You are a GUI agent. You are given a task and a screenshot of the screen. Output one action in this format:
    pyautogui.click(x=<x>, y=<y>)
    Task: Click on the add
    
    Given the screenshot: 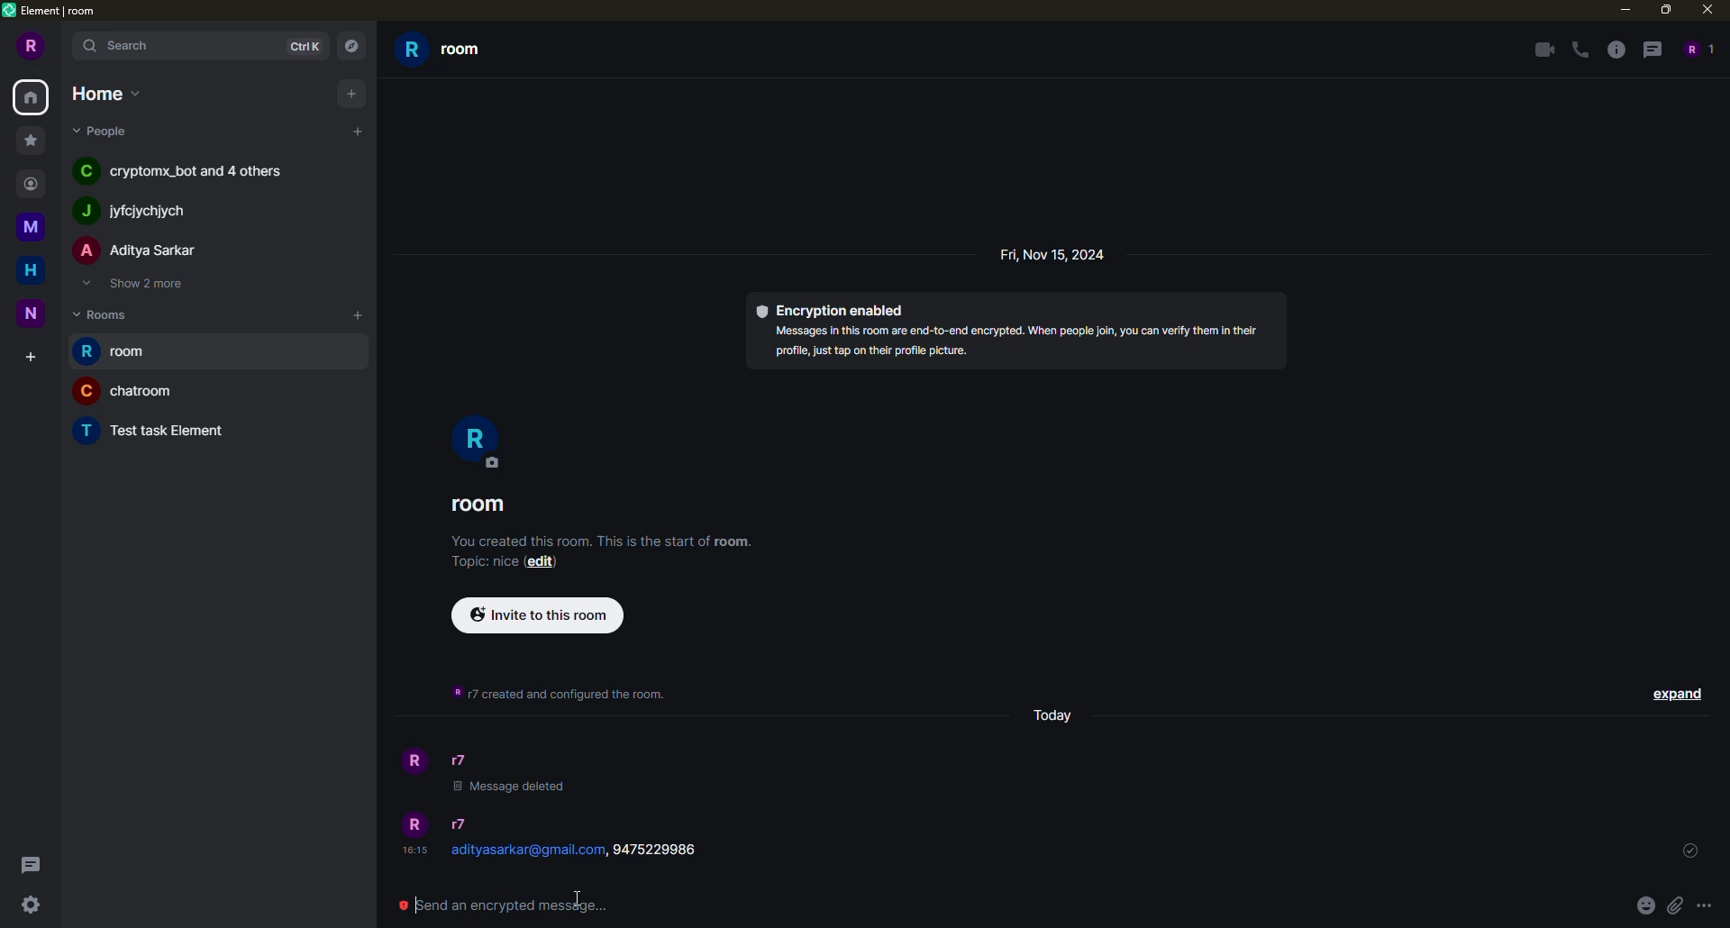 What is the action you would take?
    pyautogui.click(x=358, y=132)
    